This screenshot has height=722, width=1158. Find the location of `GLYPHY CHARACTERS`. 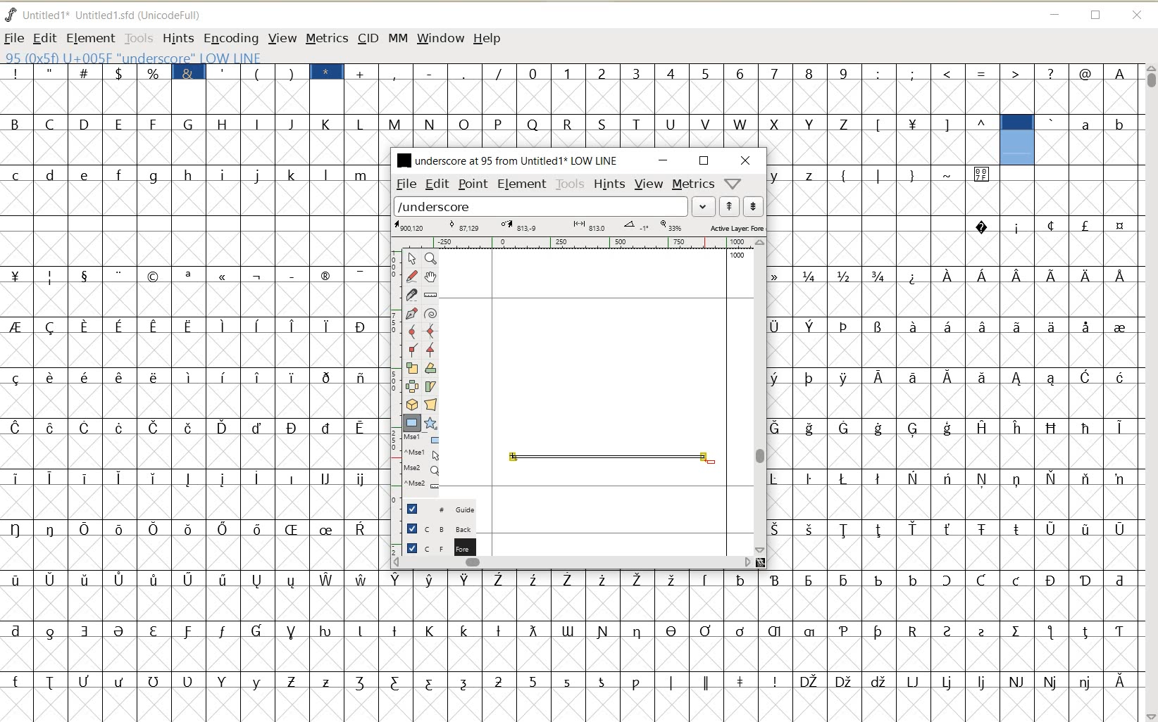

GLYPHY CHARACTERS is located at coordinates (573, 125).